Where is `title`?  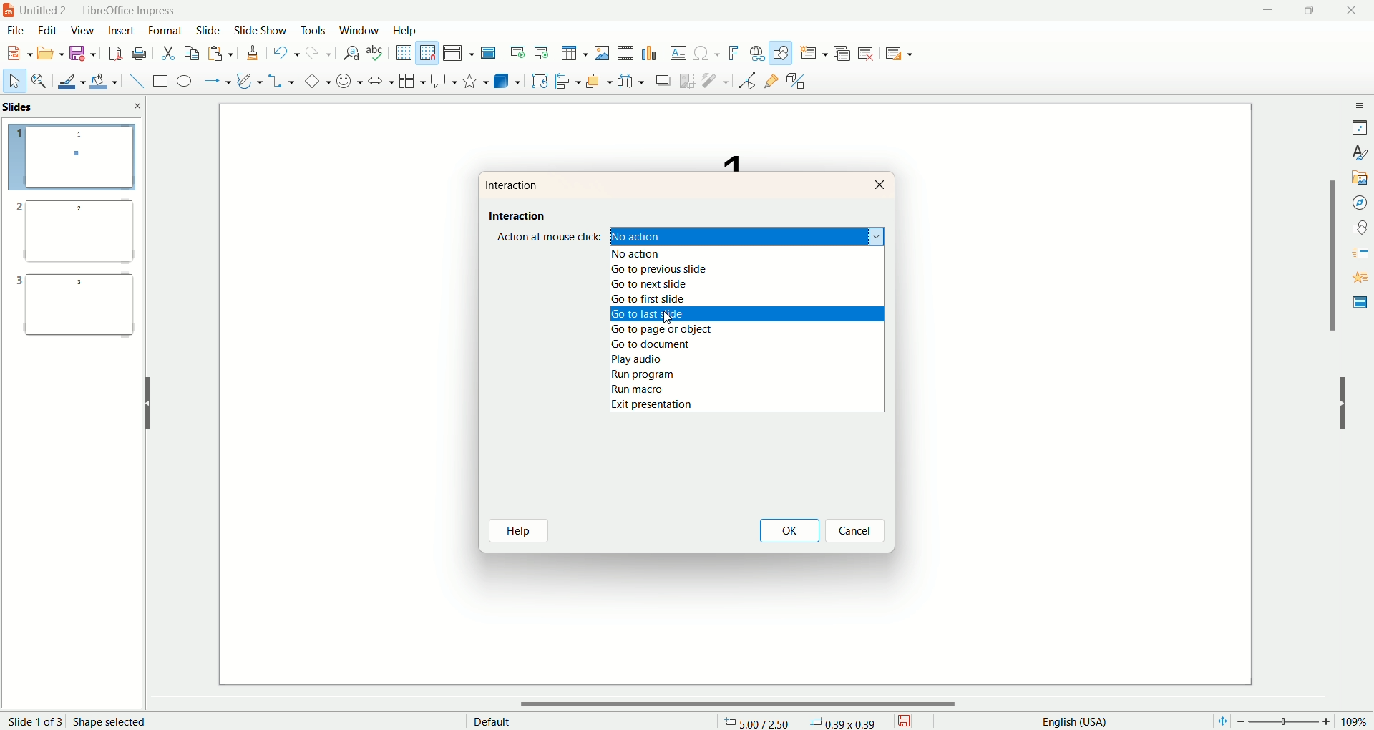 title is located at coordinates (105, 11).